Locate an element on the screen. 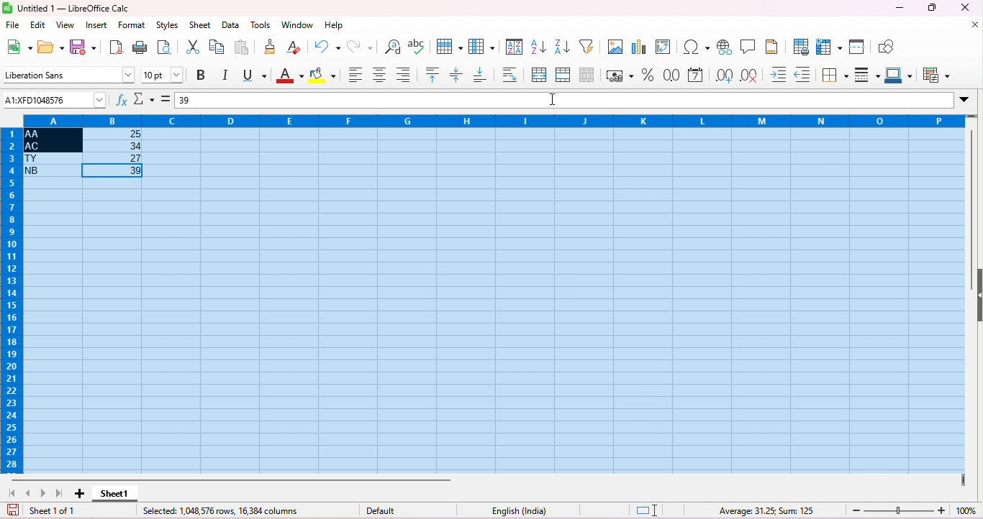  decrease indent is located at coordinates (802, 75).